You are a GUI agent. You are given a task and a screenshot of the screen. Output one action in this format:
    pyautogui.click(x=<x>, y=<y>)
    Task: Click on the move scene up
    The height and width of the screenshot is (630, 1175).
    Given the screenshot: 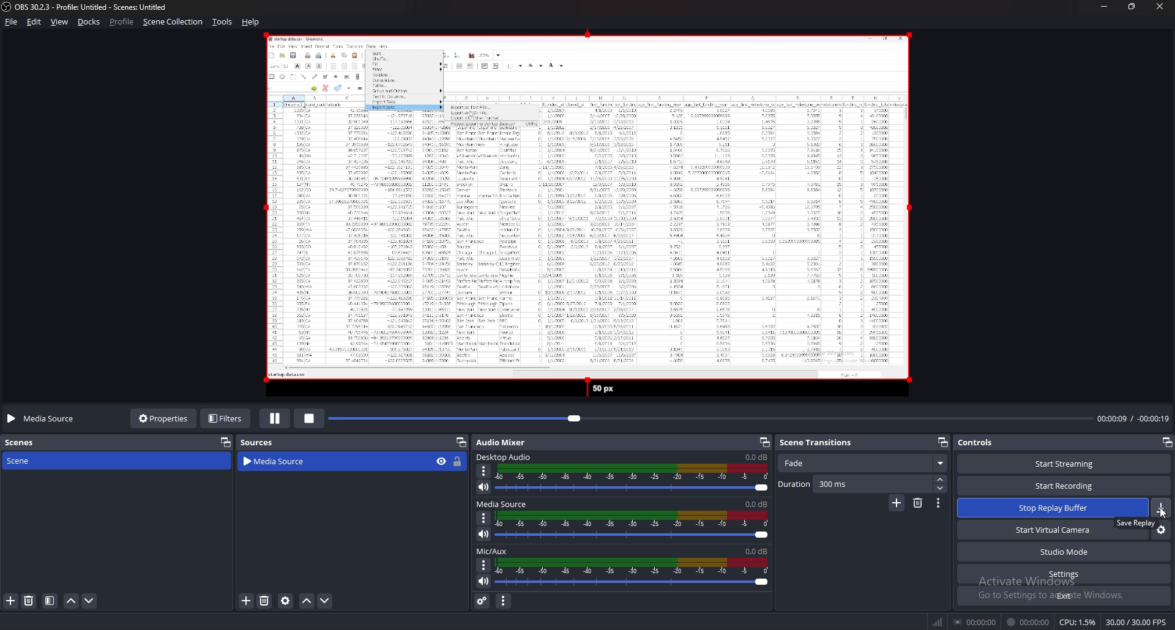 What is the action you would take?
    pyautogui.click(x=72, y=601)
    